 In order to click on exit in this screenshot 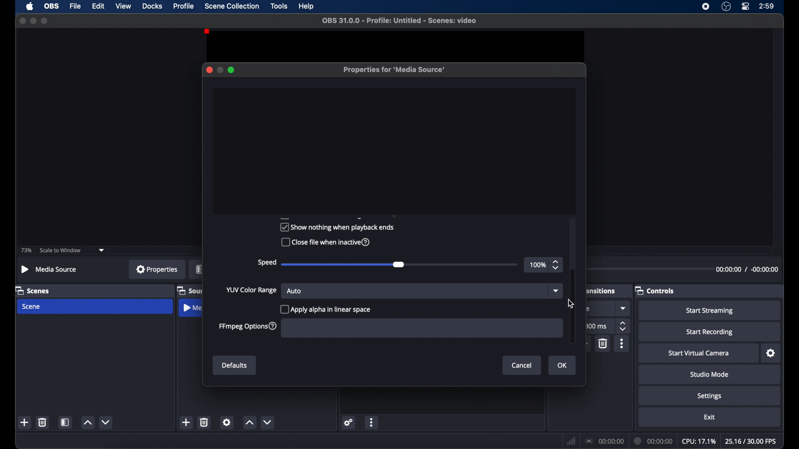, I will do `click(710, 417)`.